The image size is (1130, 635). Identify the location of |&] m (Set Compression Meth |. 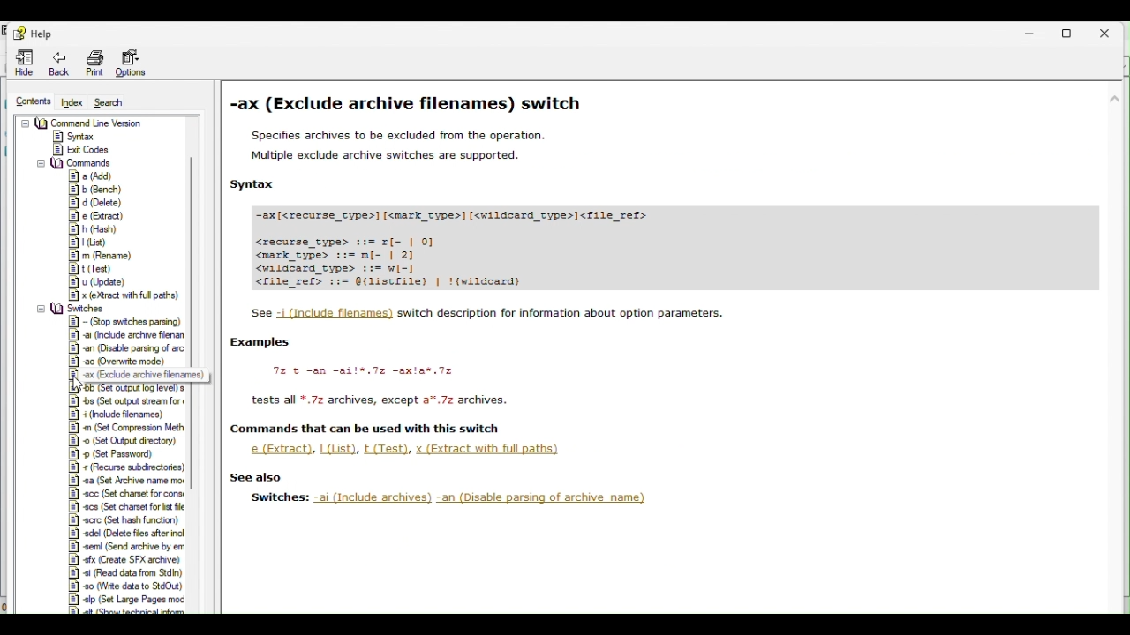
(129, 428).